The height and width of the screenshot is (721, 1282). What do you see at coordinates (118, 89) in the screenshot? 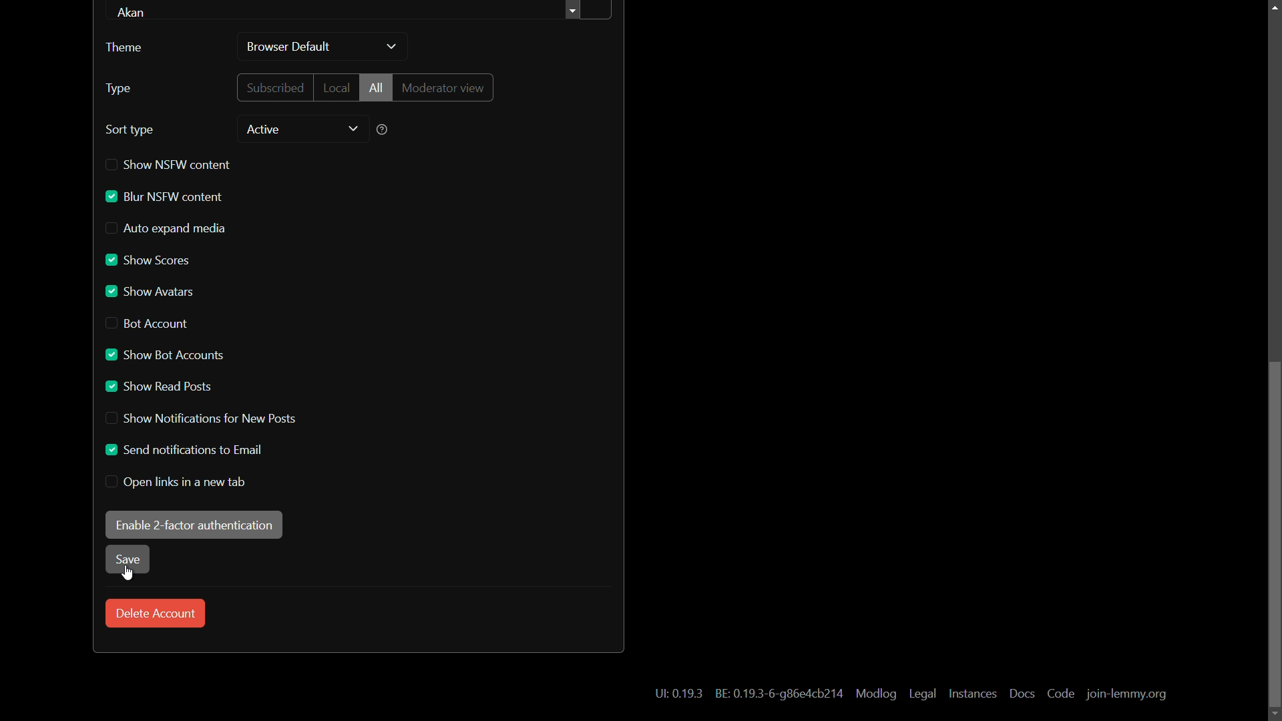
I see `type` at bounding box center [118, 89].